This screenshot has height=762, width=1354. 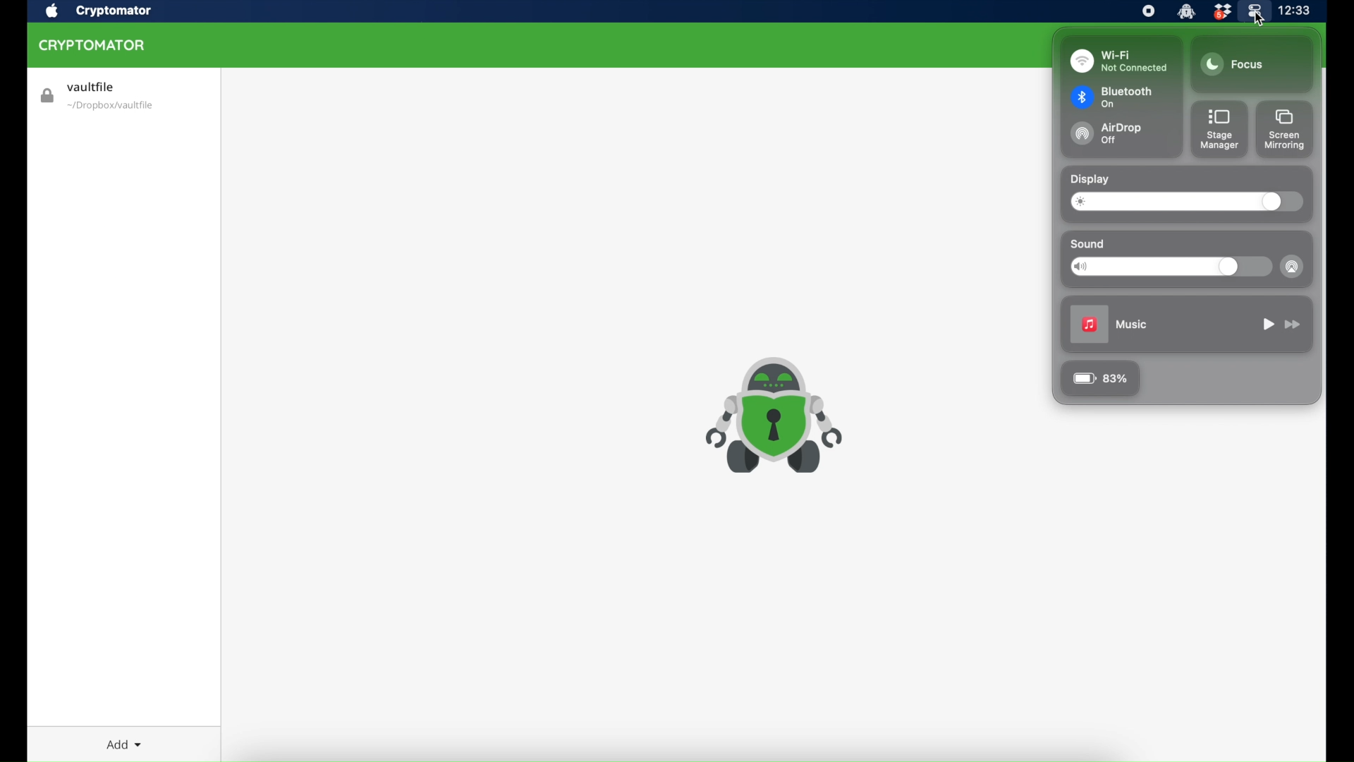 What do you see at coordinates (1254, 19) in the screenshot?
I see `cursor` at bounding box center [1254, 19].